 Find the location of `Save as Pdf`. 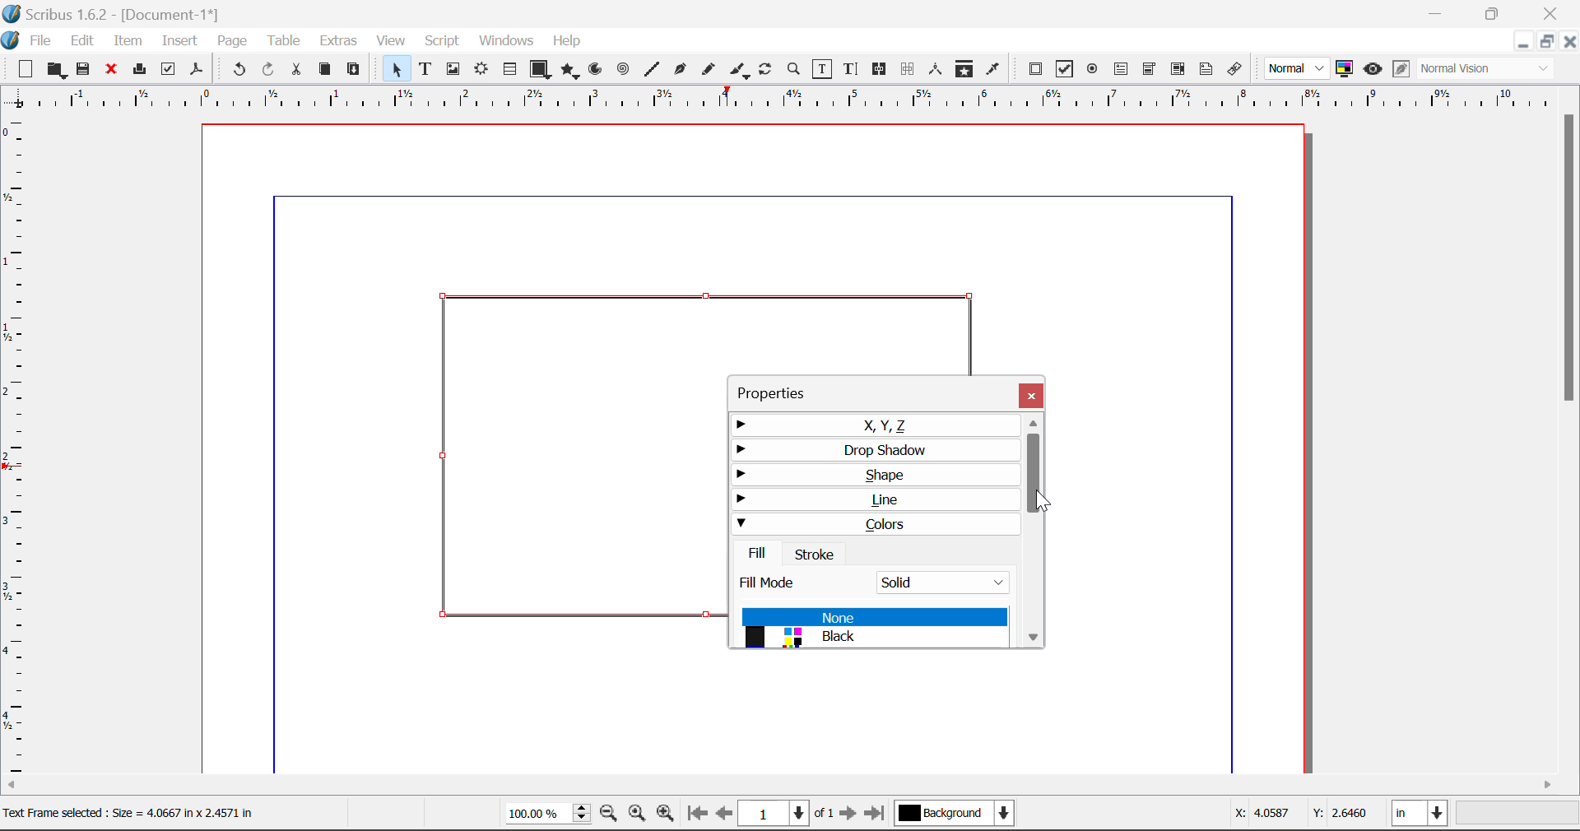

Save as Pdf is located at coordinates (197, 70).